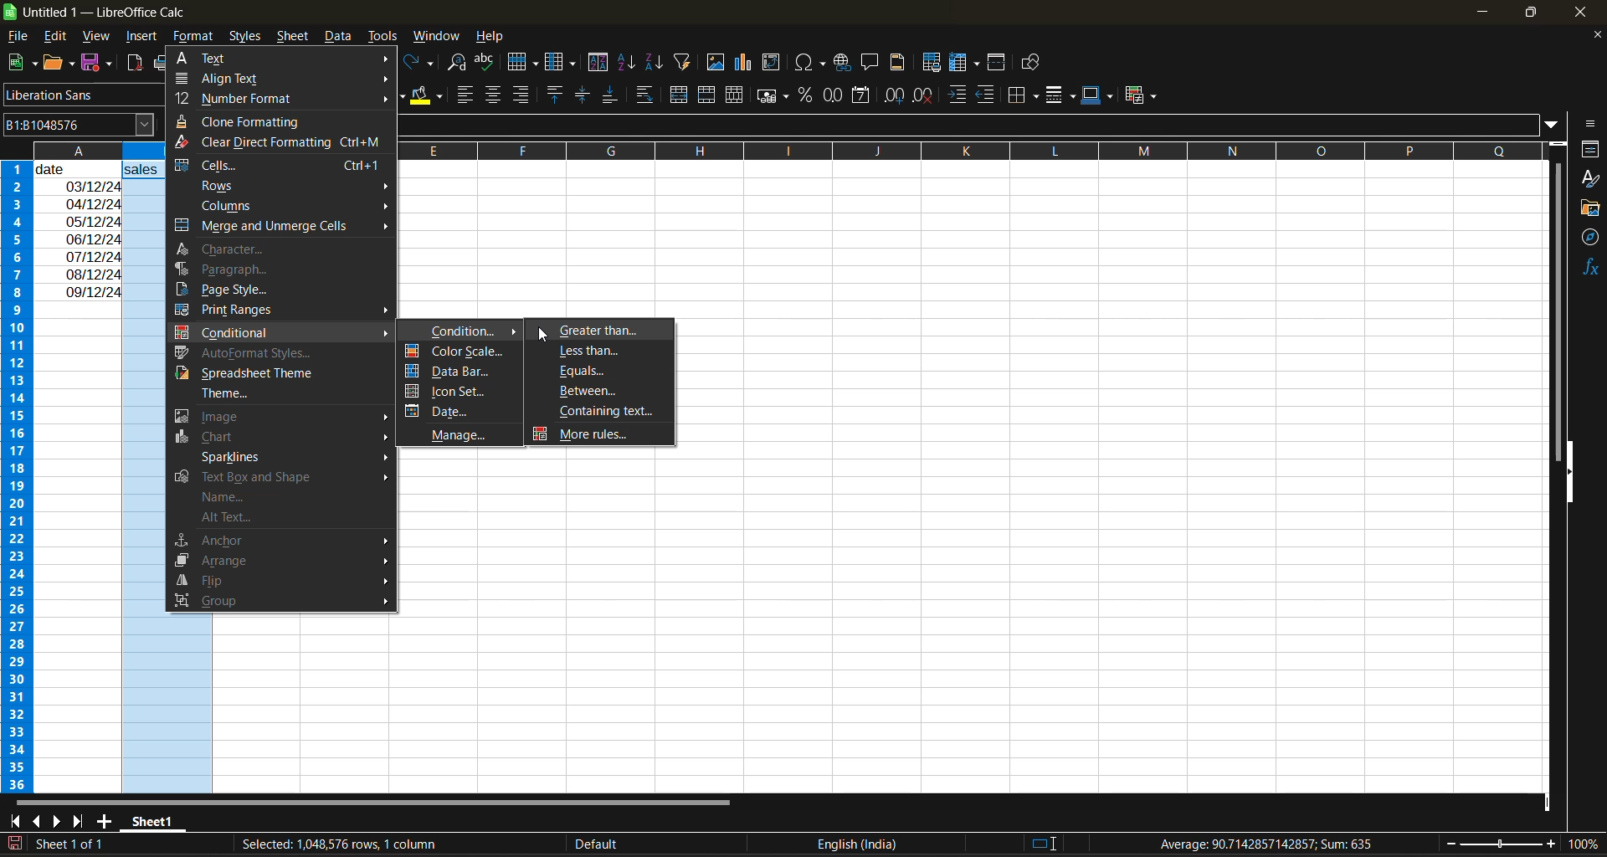 The height and width of the screenshot is (857, 1607). Describe the element at coordinates (233, 497) in the screenshot. I see `name` at that location.